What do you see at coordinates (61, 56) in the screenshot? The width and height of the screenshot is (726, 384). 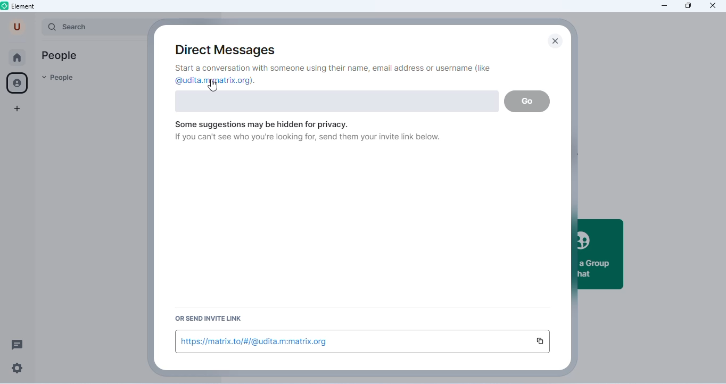 I see `people` at bounding box center [61, 56].